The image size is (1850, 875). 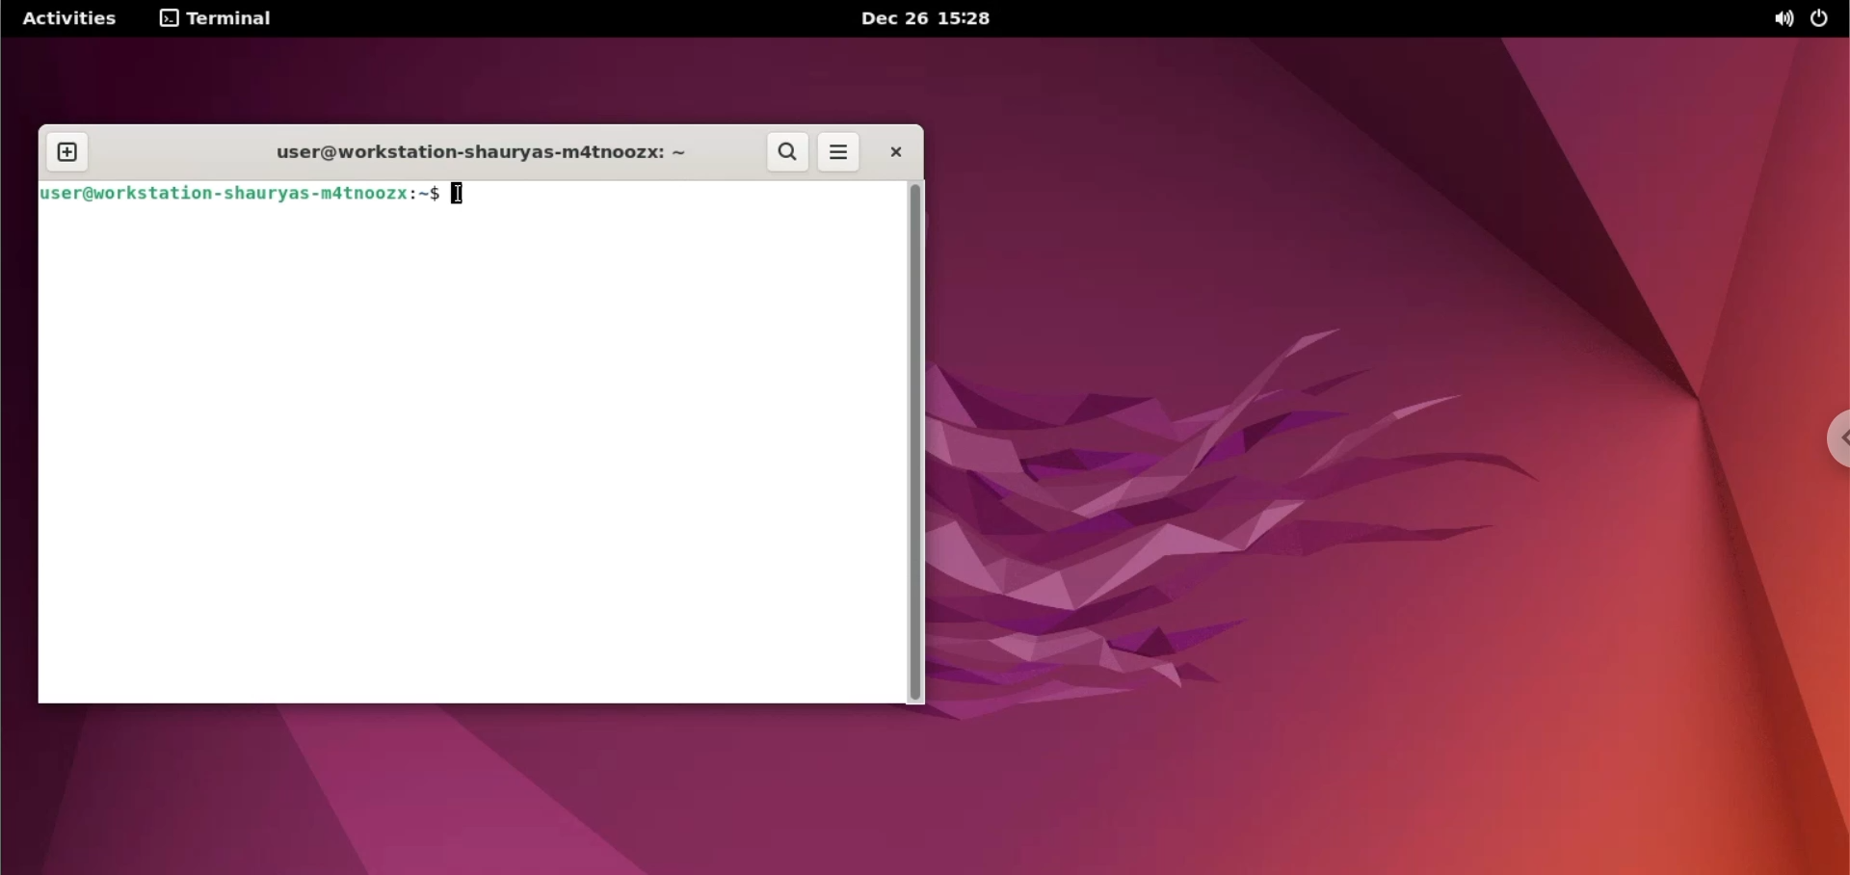 What do you see at coordinates (1818, 18) in the screenshot?
I see `power options` at bounding box center [1818, 18].